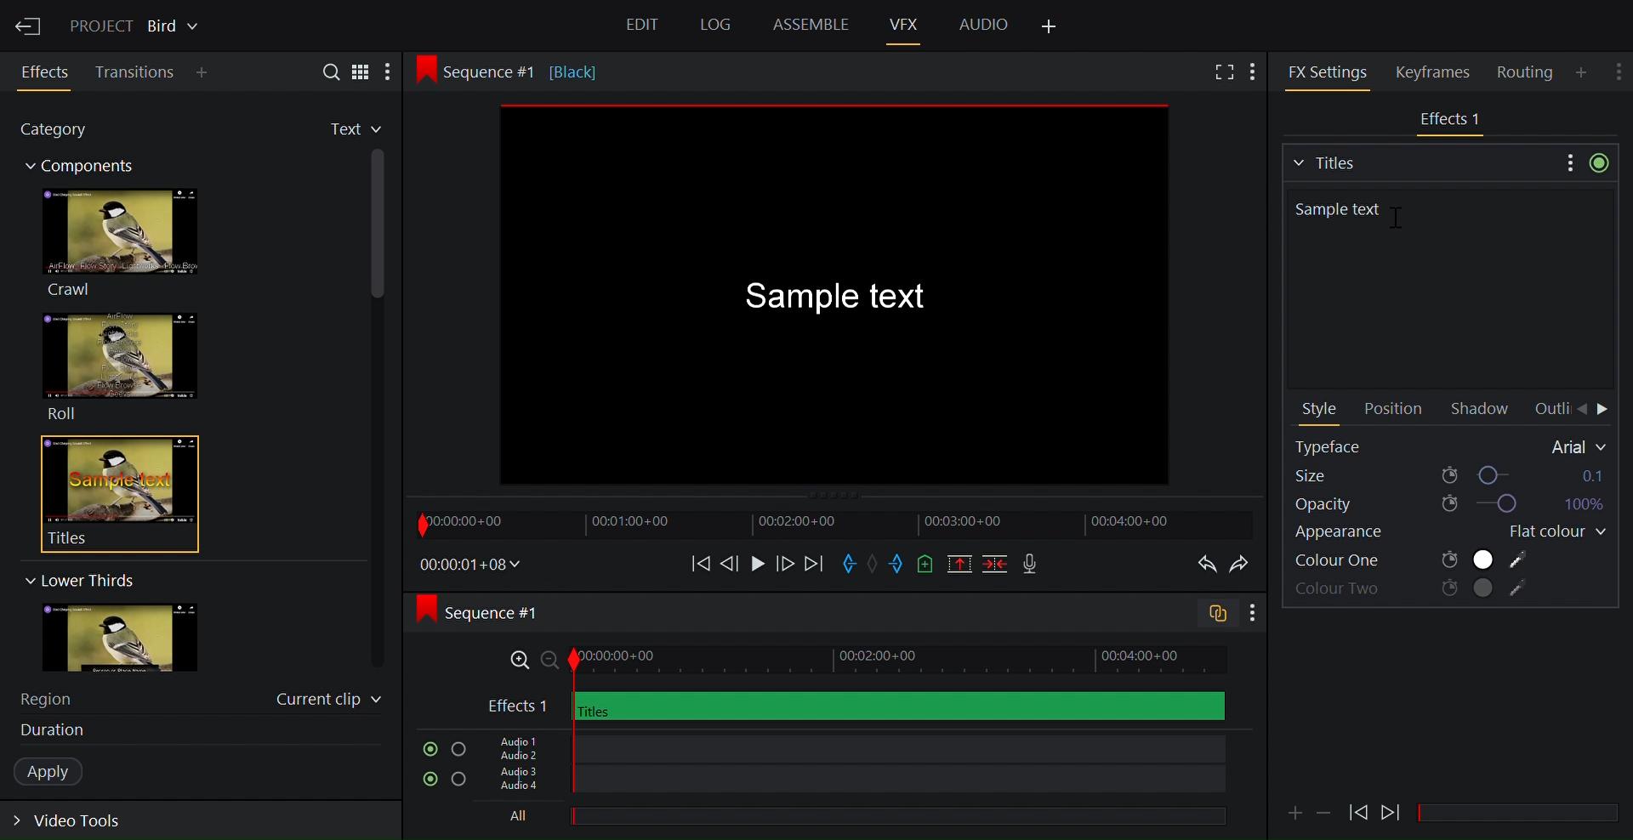 The height and width of the screenshot is (840, 1633). Describe the element at coordinates (1050, 27) in the screenshot. I see `Add Panel` at that location.